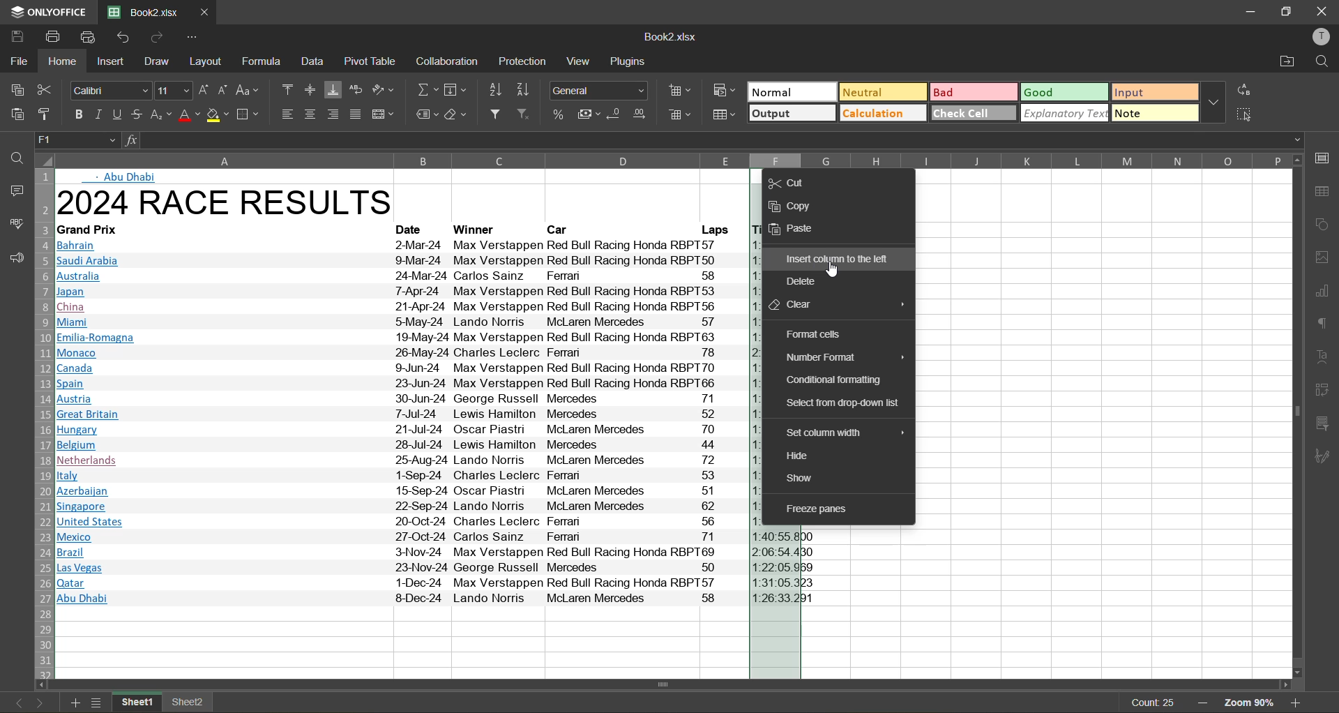 This screenshot has height=713, width=1339. What do you see at coordinates (400, 399) in the screenshot?
I see `B Austria 30-Jun-24 George Russell Mercedes 71 1:24:22 798` at bounding box center [400, 399].